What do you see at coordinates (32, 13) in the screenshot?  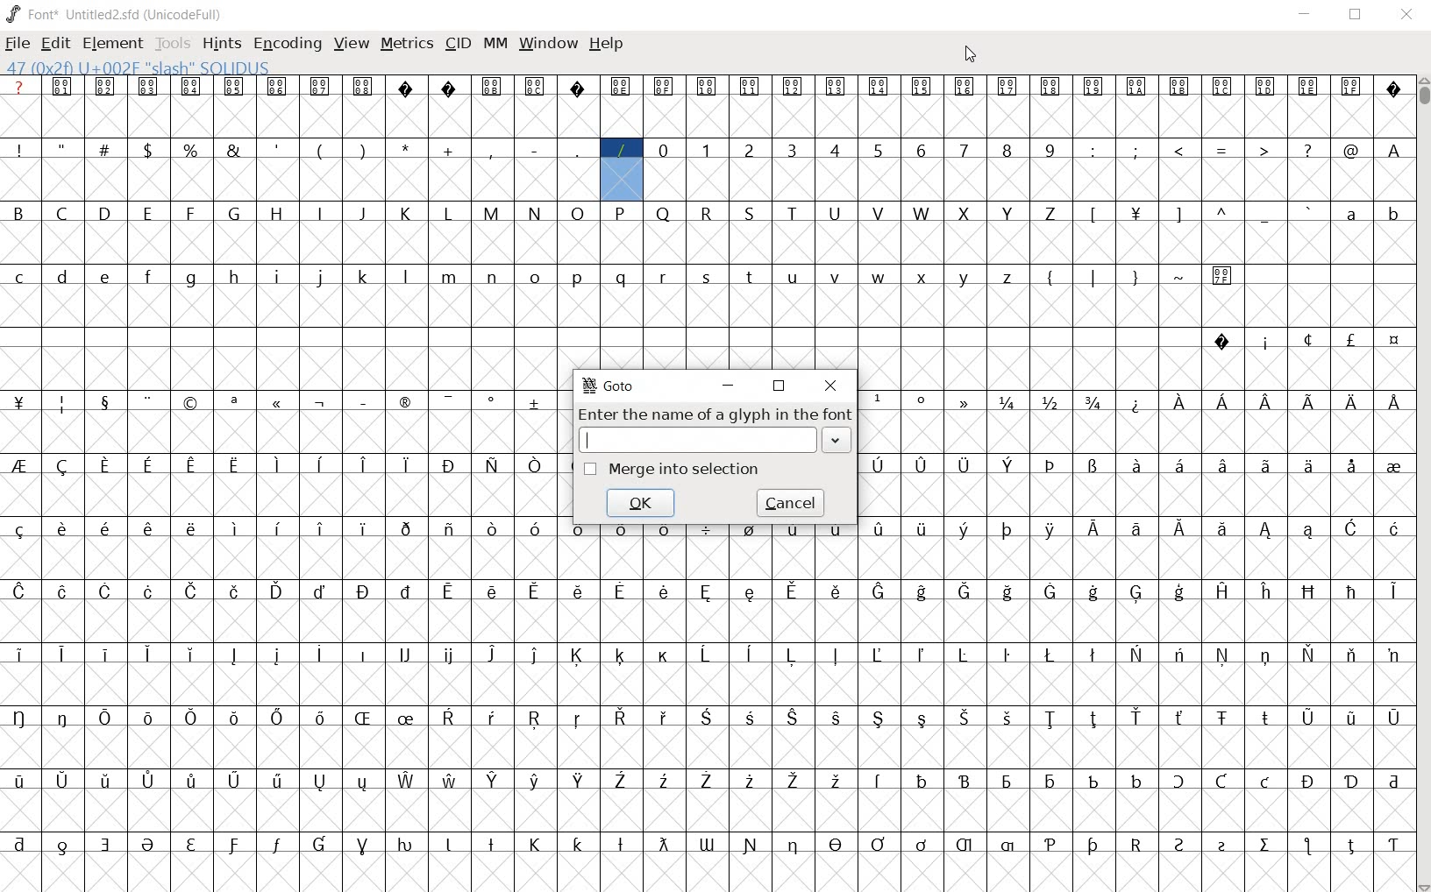 I see `FONT` at bounding box center [32, 13].